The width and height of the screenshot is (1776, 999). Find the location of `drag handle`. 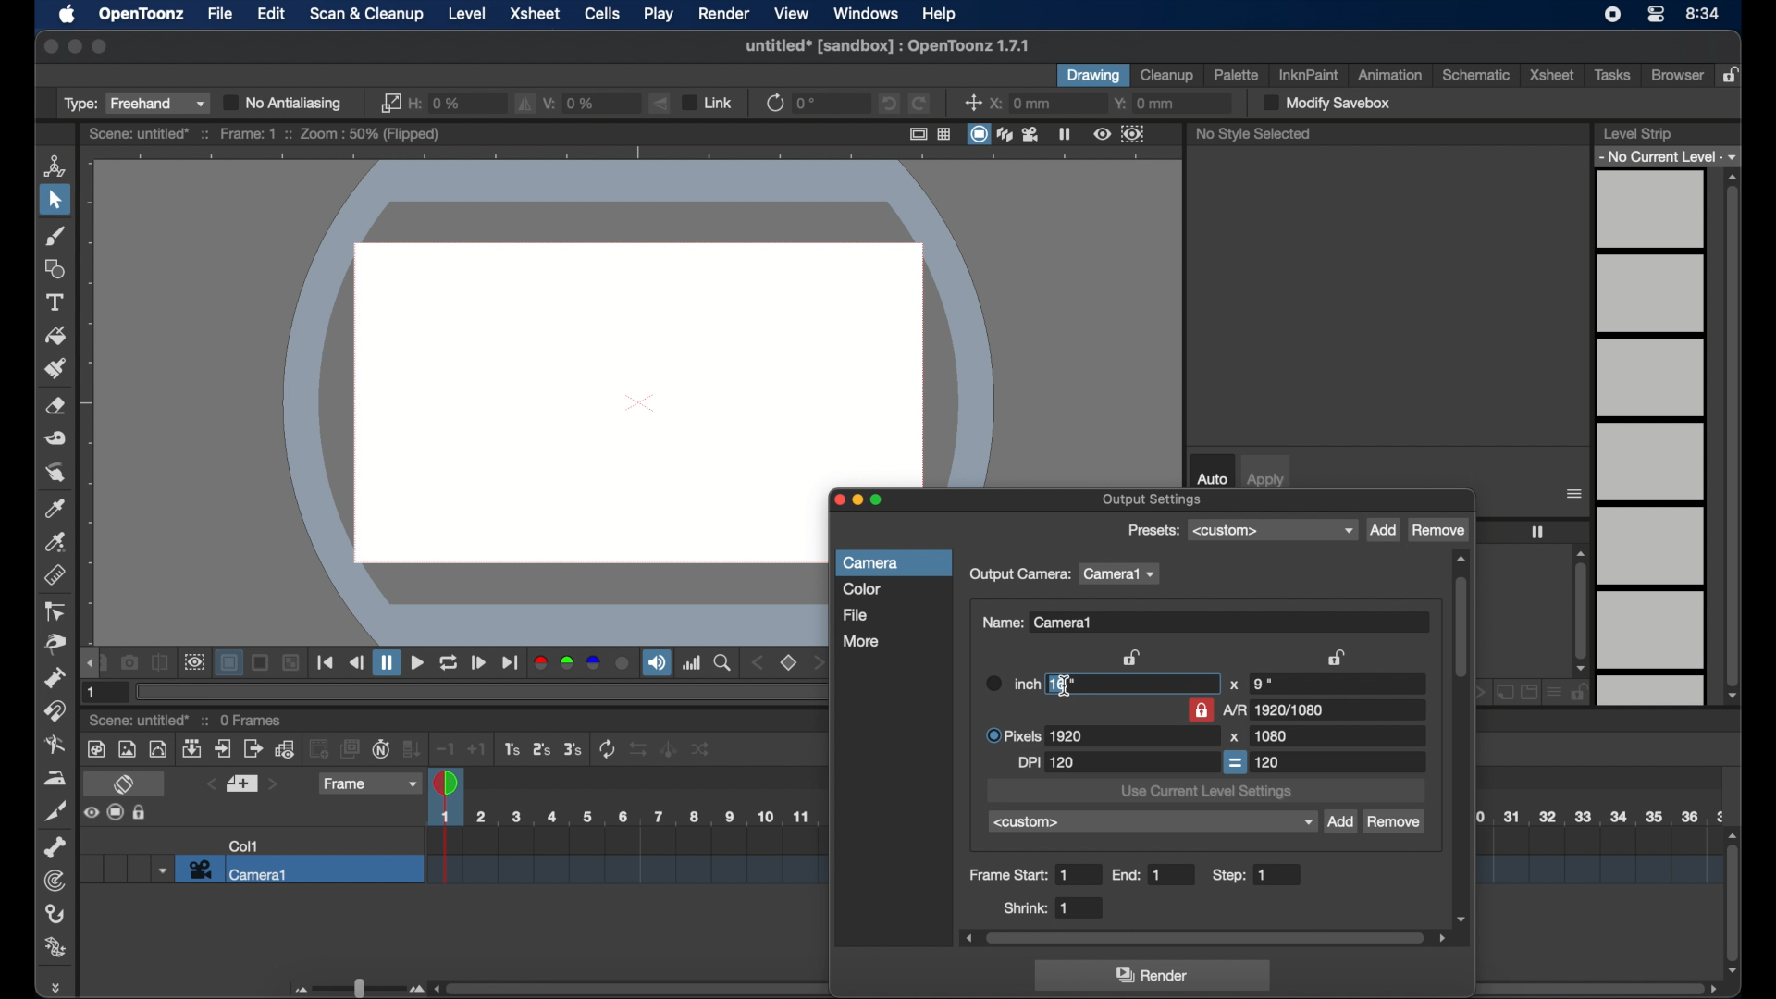

drag handle is located at coordinates (59, 987).